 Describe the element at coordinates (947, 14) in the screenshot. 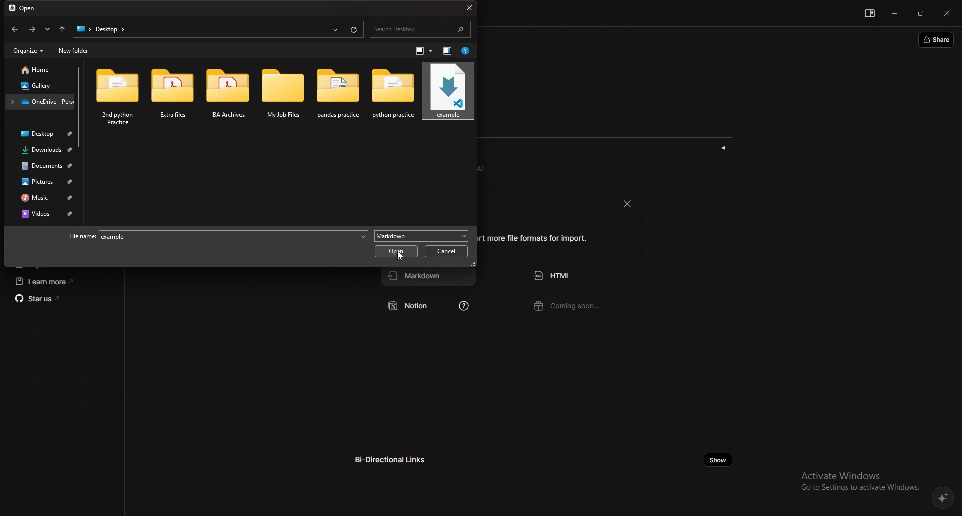

I see `close` at that location.